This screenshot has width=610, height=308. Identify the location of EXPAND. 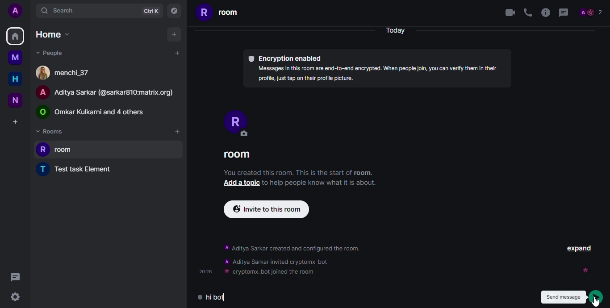
(579, 247).